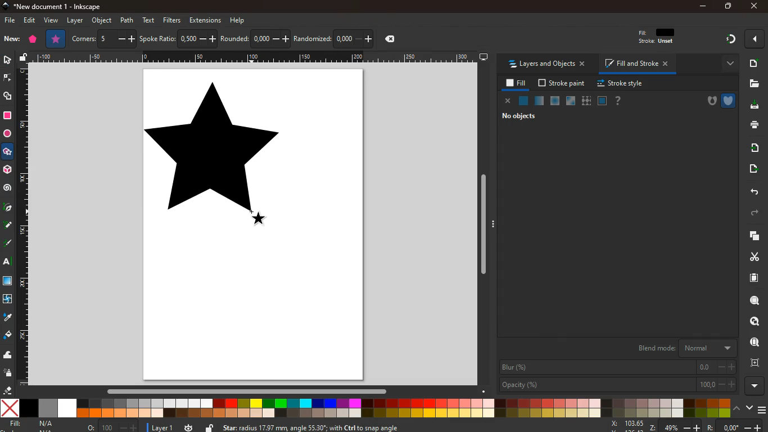  I want to click on no objects, so click(520, 116).